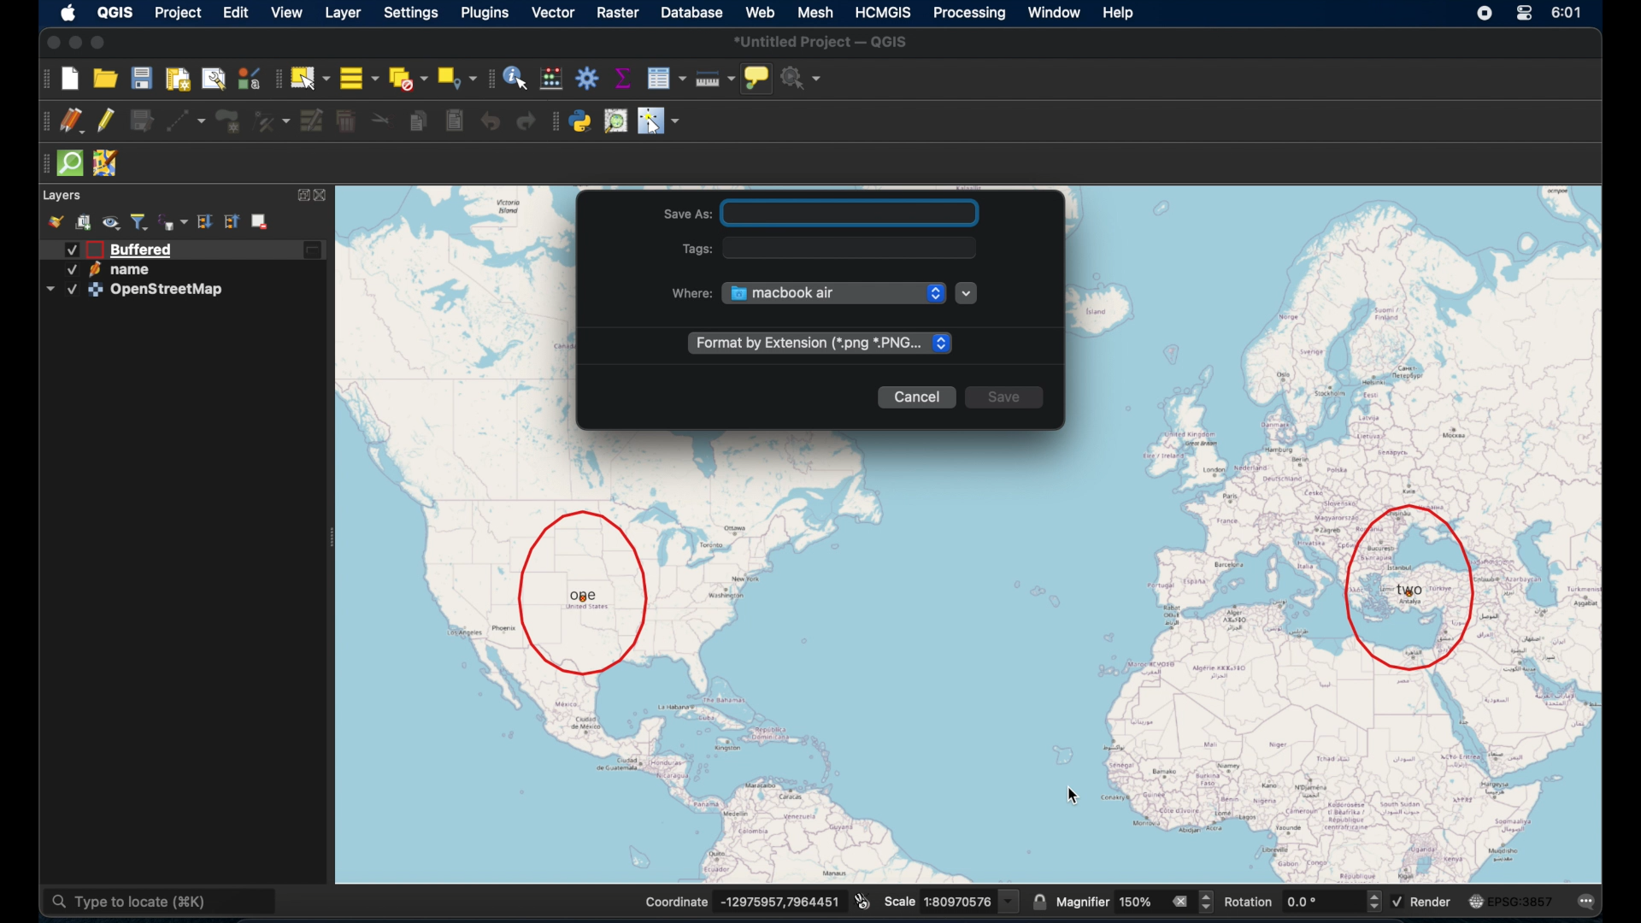  Describe the element at coordinates (68, 271) in the screenshot. I see `Checked checkbox` at that location.